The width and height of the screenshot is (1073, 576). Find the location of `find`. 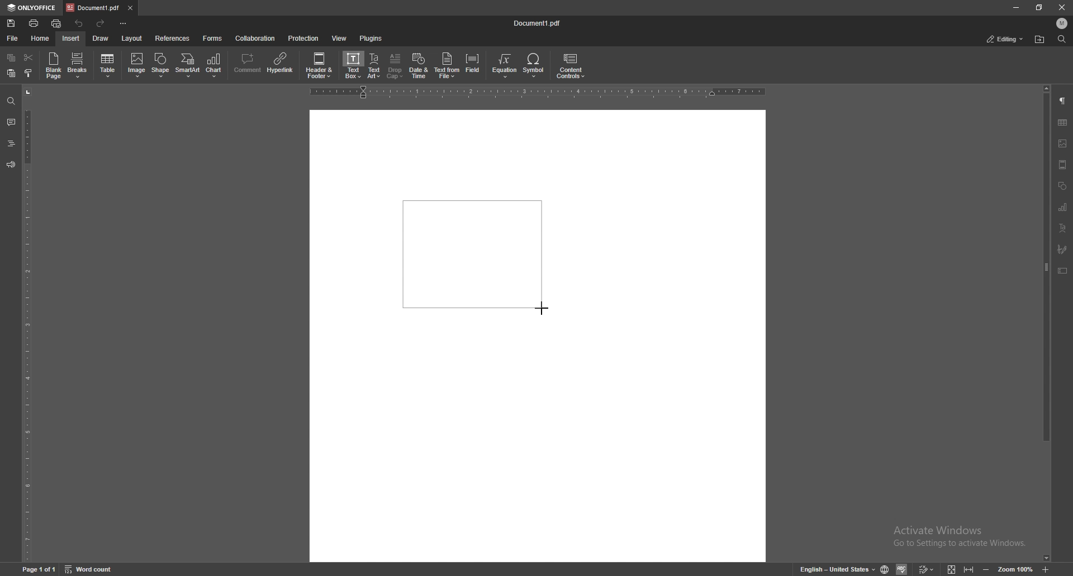

find is located at coordinates (10, 102).